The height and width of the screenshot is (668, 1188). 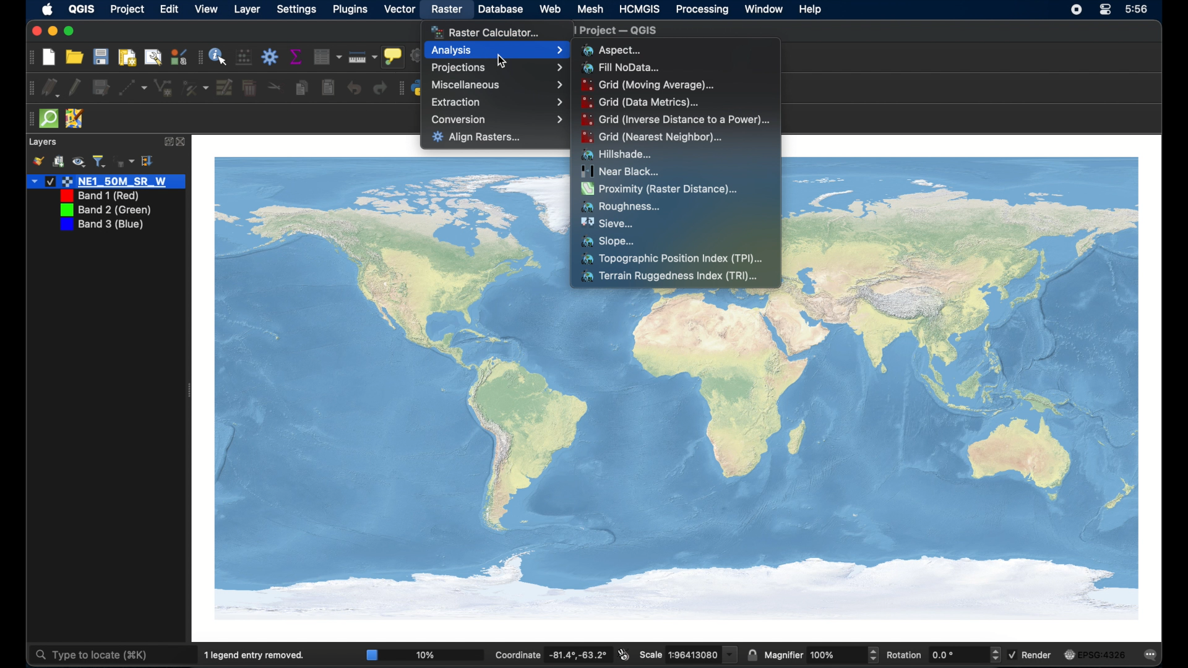 I want to click on hillshade, so click(x=618, y=154).